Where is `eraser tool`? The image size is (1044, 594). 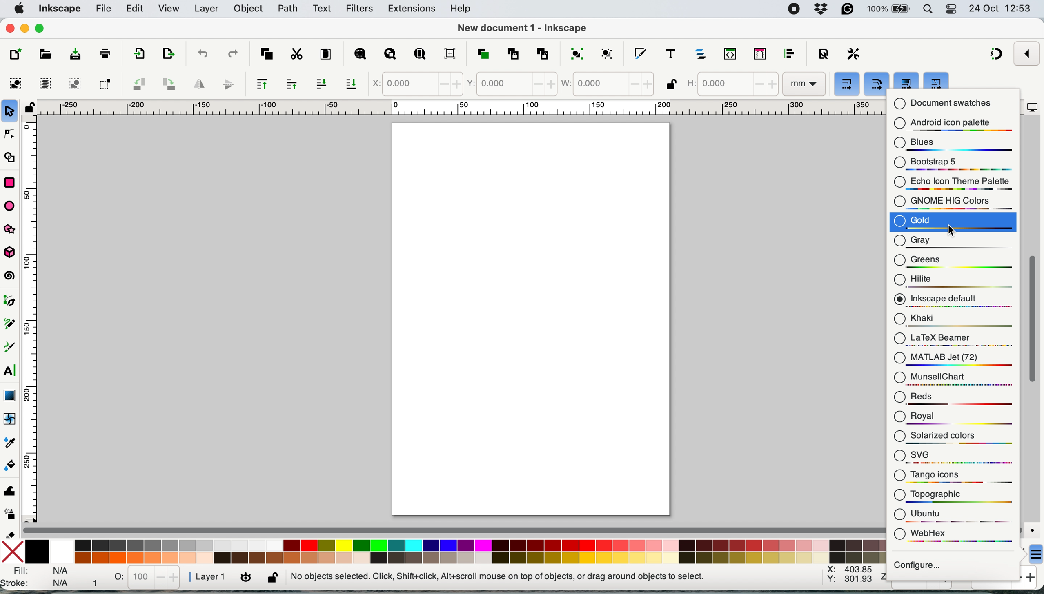 eraser tool is located at coordinates (11, 532).